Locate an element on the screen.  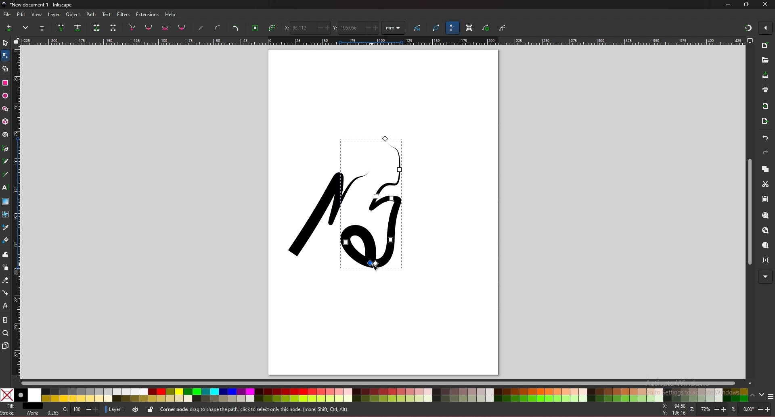
pages is located at coordinates (6, 346).